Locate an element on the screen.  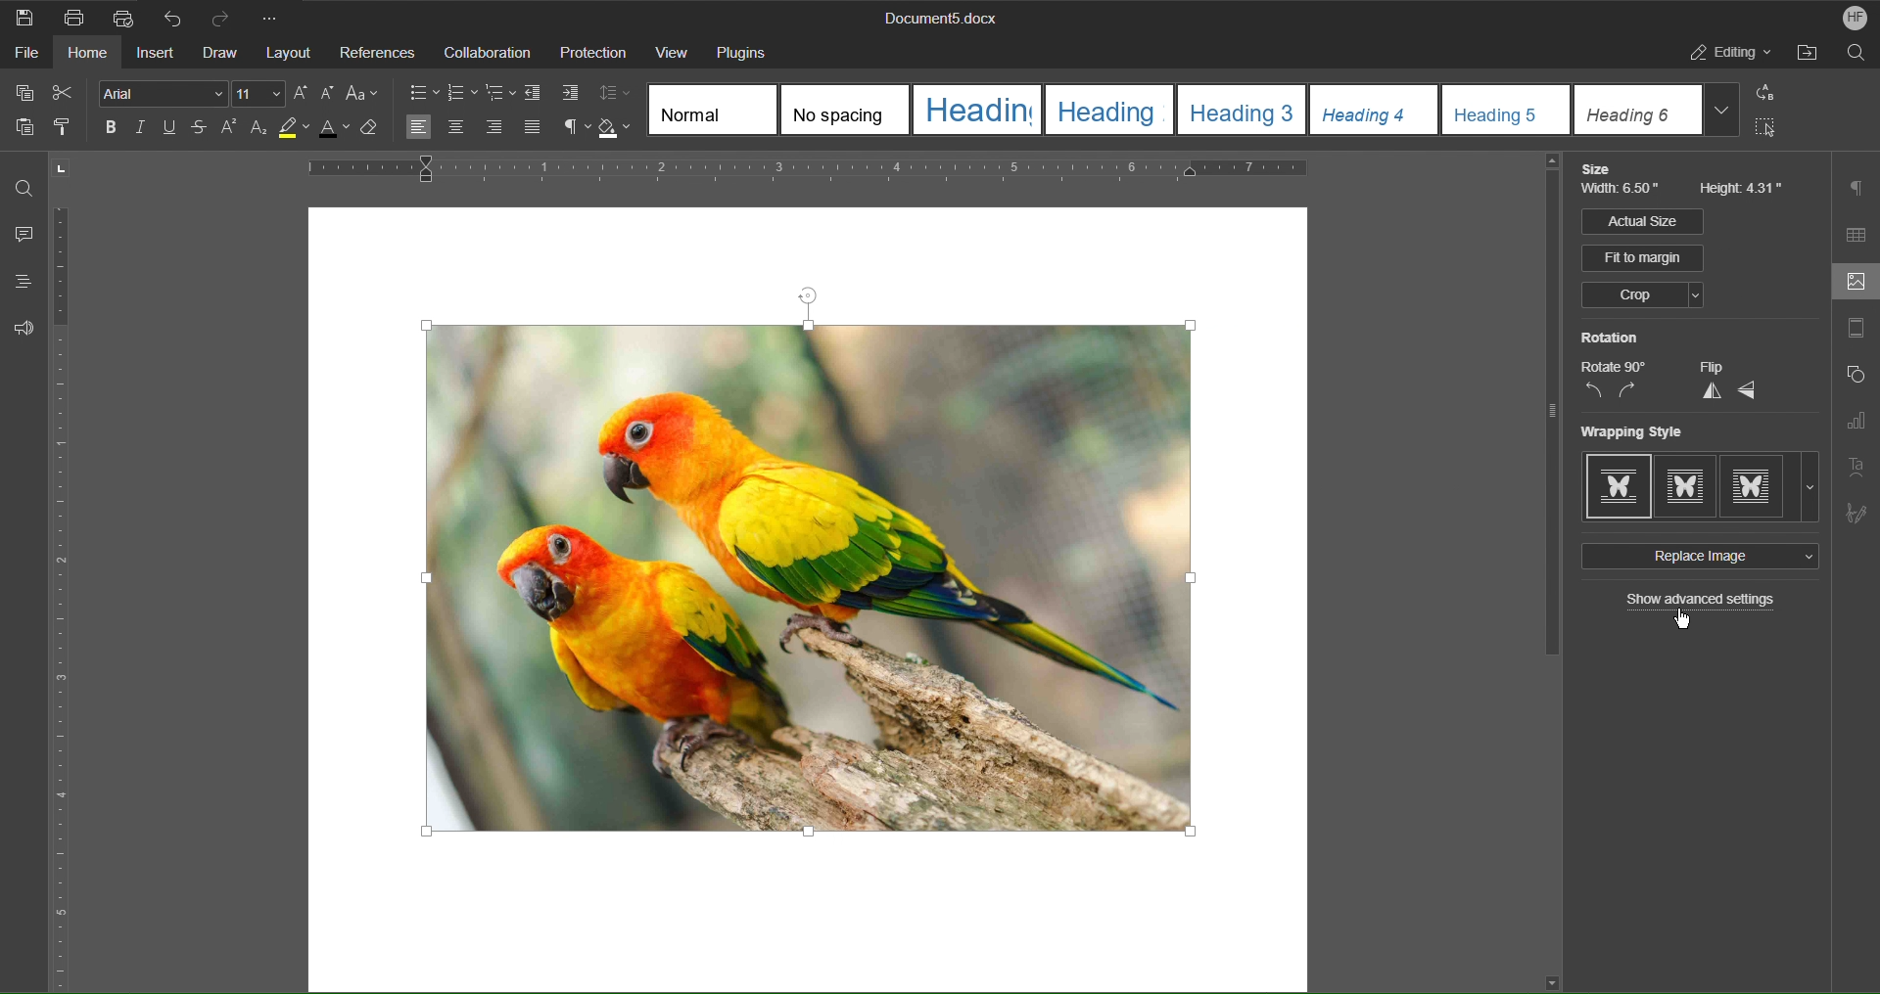
Select All is located at coordinates (1772, 131).